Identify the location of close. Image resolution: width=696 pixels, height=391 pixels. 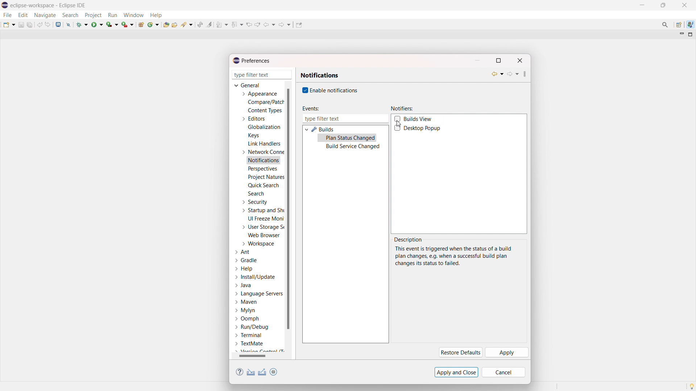
(684, 5).